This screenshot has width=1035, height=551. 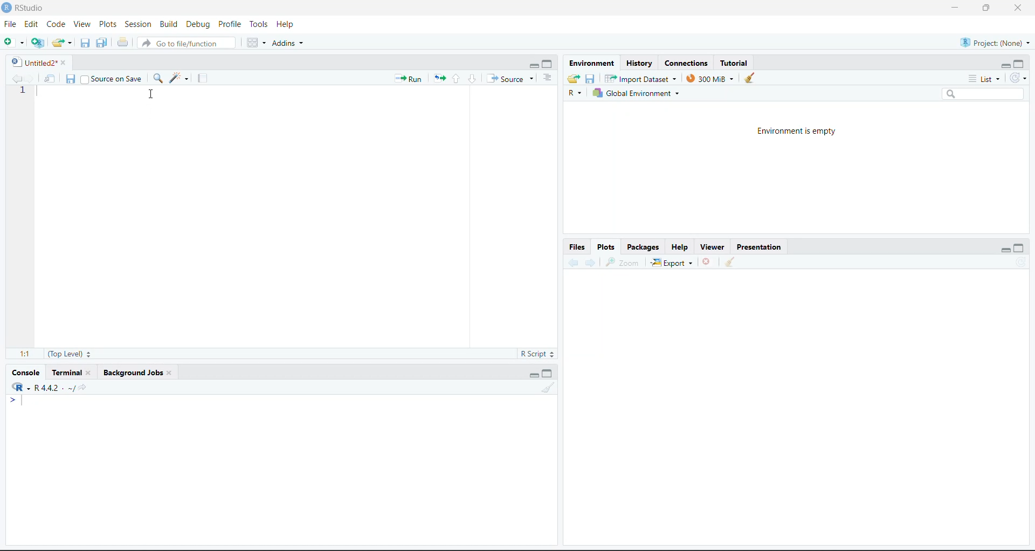 What do you see at coordinates (706, 261) in the screenshot?
I see `clear current plots` at bounding box center [706, 261].